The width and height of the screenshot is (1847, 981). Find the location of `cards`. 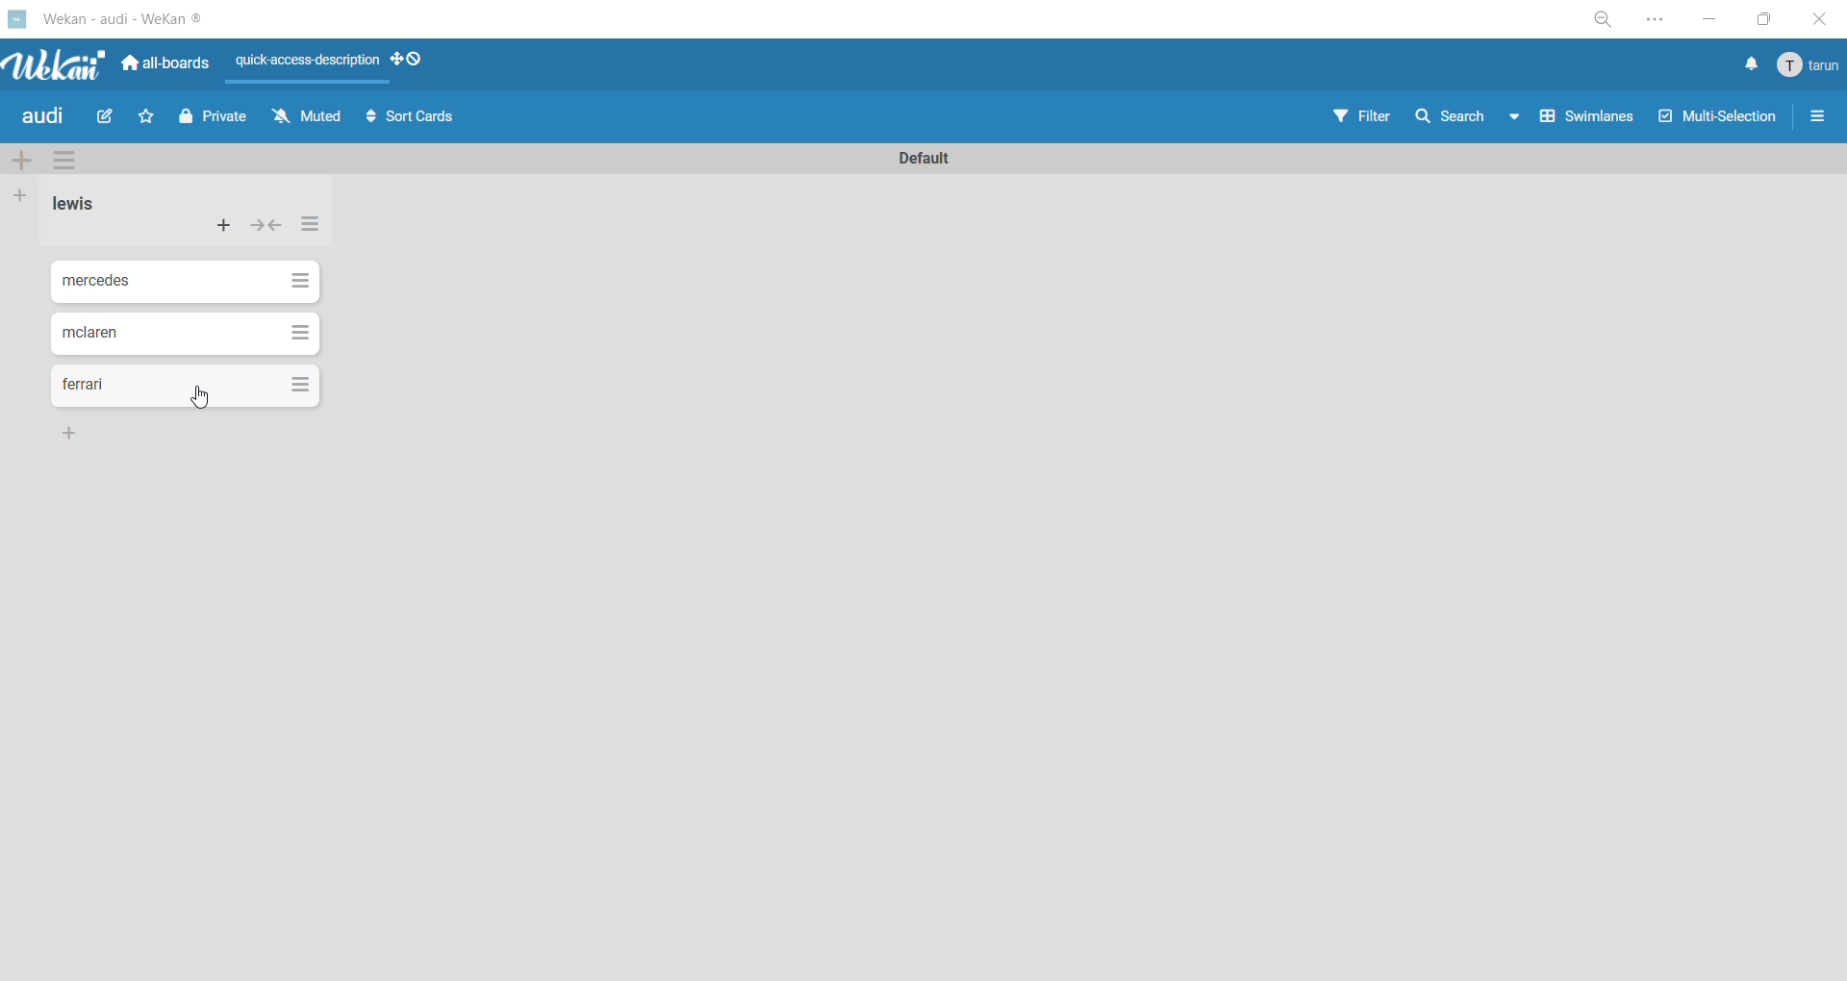

cards is located at coordinates (186, 334).